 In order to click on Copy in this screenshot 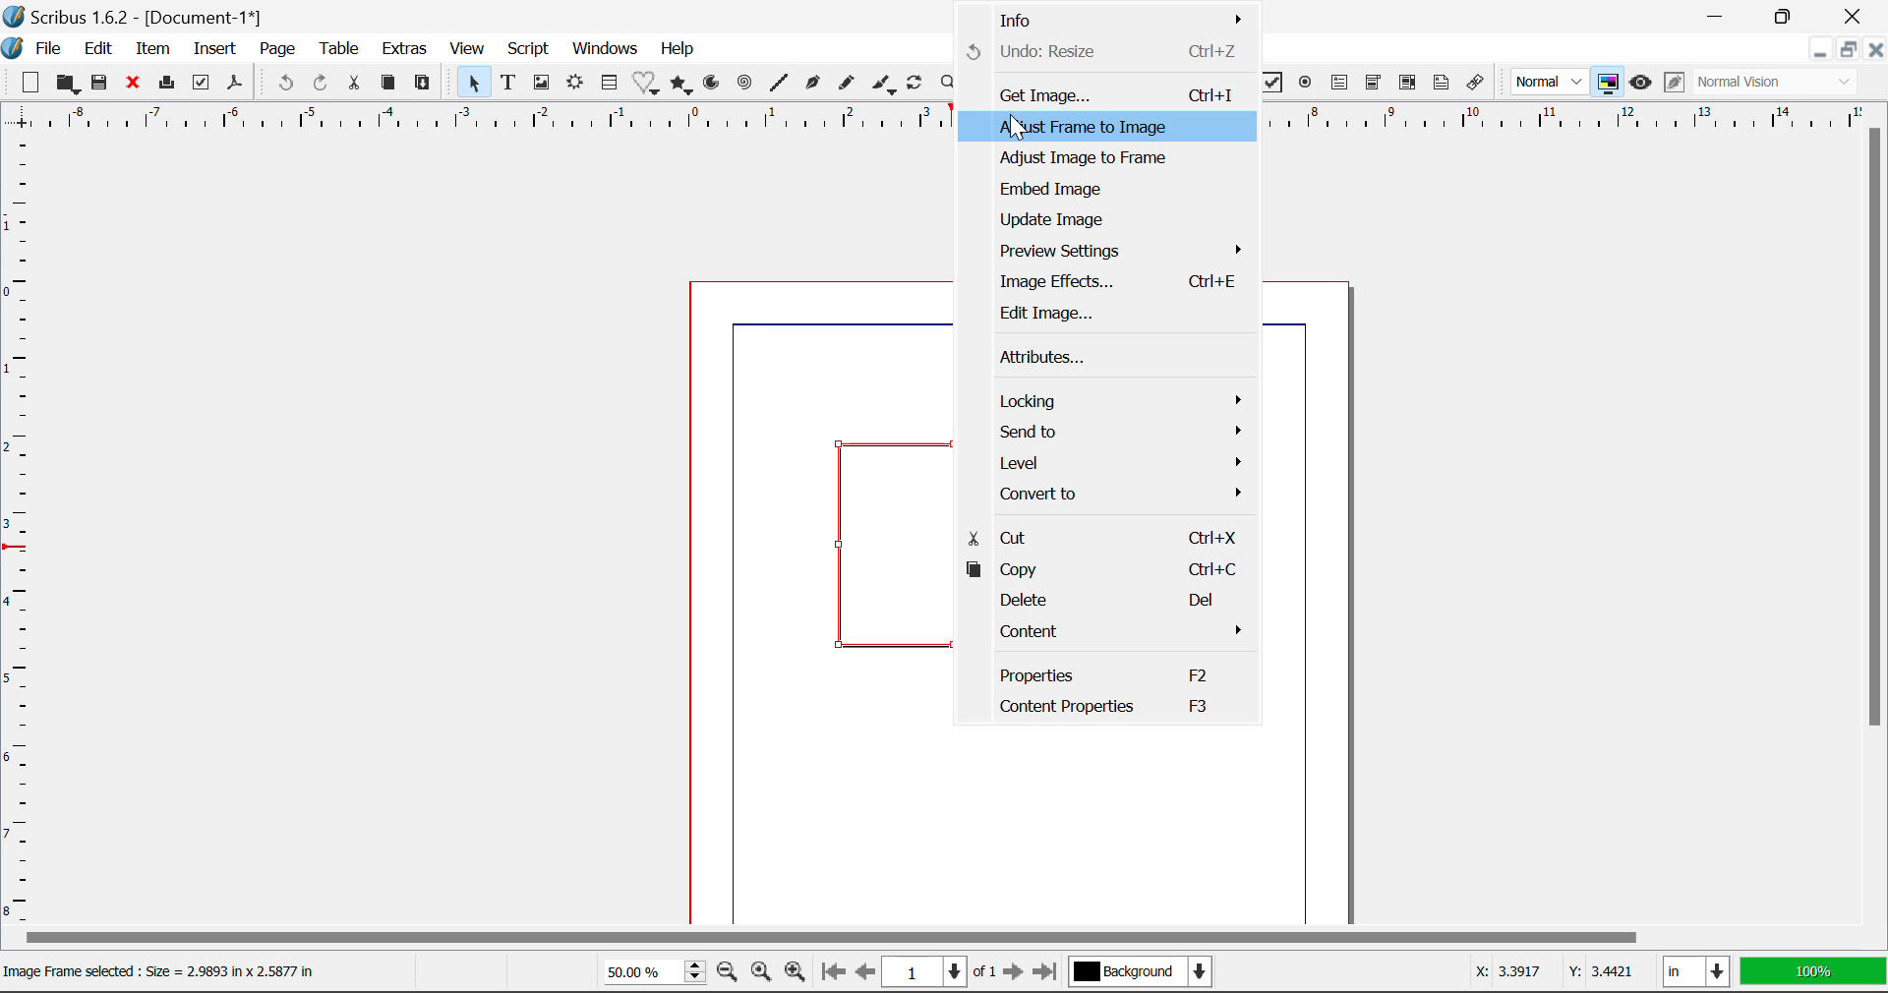, I will do `click(1104, 572)`.